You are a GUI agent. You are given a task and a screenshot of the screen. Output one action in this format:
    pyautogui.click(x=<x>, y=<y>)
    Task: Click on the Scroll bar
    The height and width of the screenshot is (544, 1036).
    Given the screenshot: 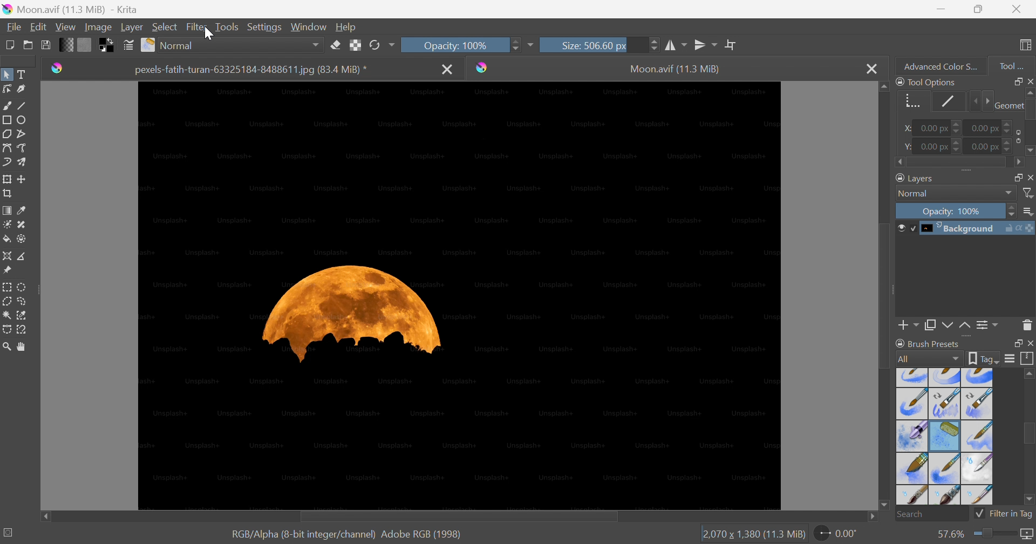 What is the action you would take?
    pyautogui.click(x=1030, y=109)
    